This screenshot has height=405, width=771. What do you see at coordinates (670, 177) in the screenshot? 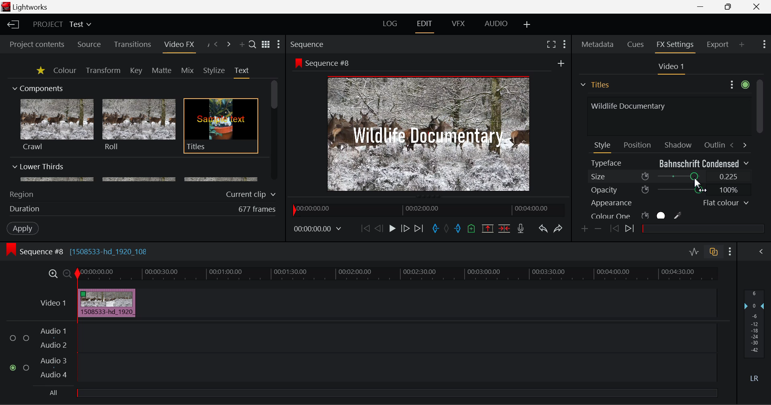
I see `Size` at bounding box center [670, 177].